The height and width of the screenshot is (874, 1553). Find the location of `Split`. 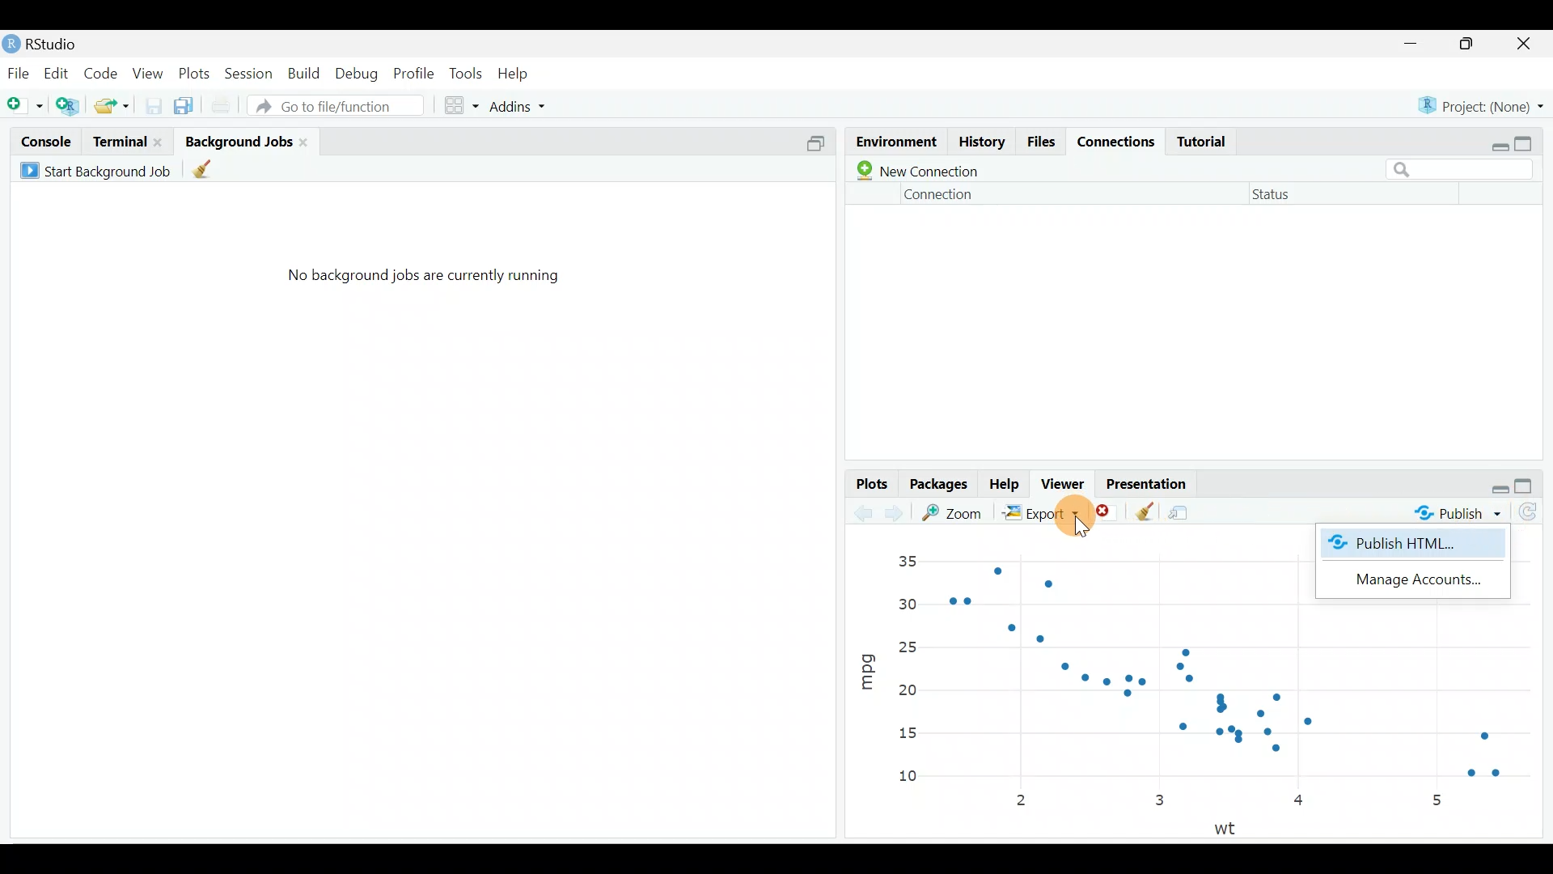

Split is located at coordinates (815, 146).